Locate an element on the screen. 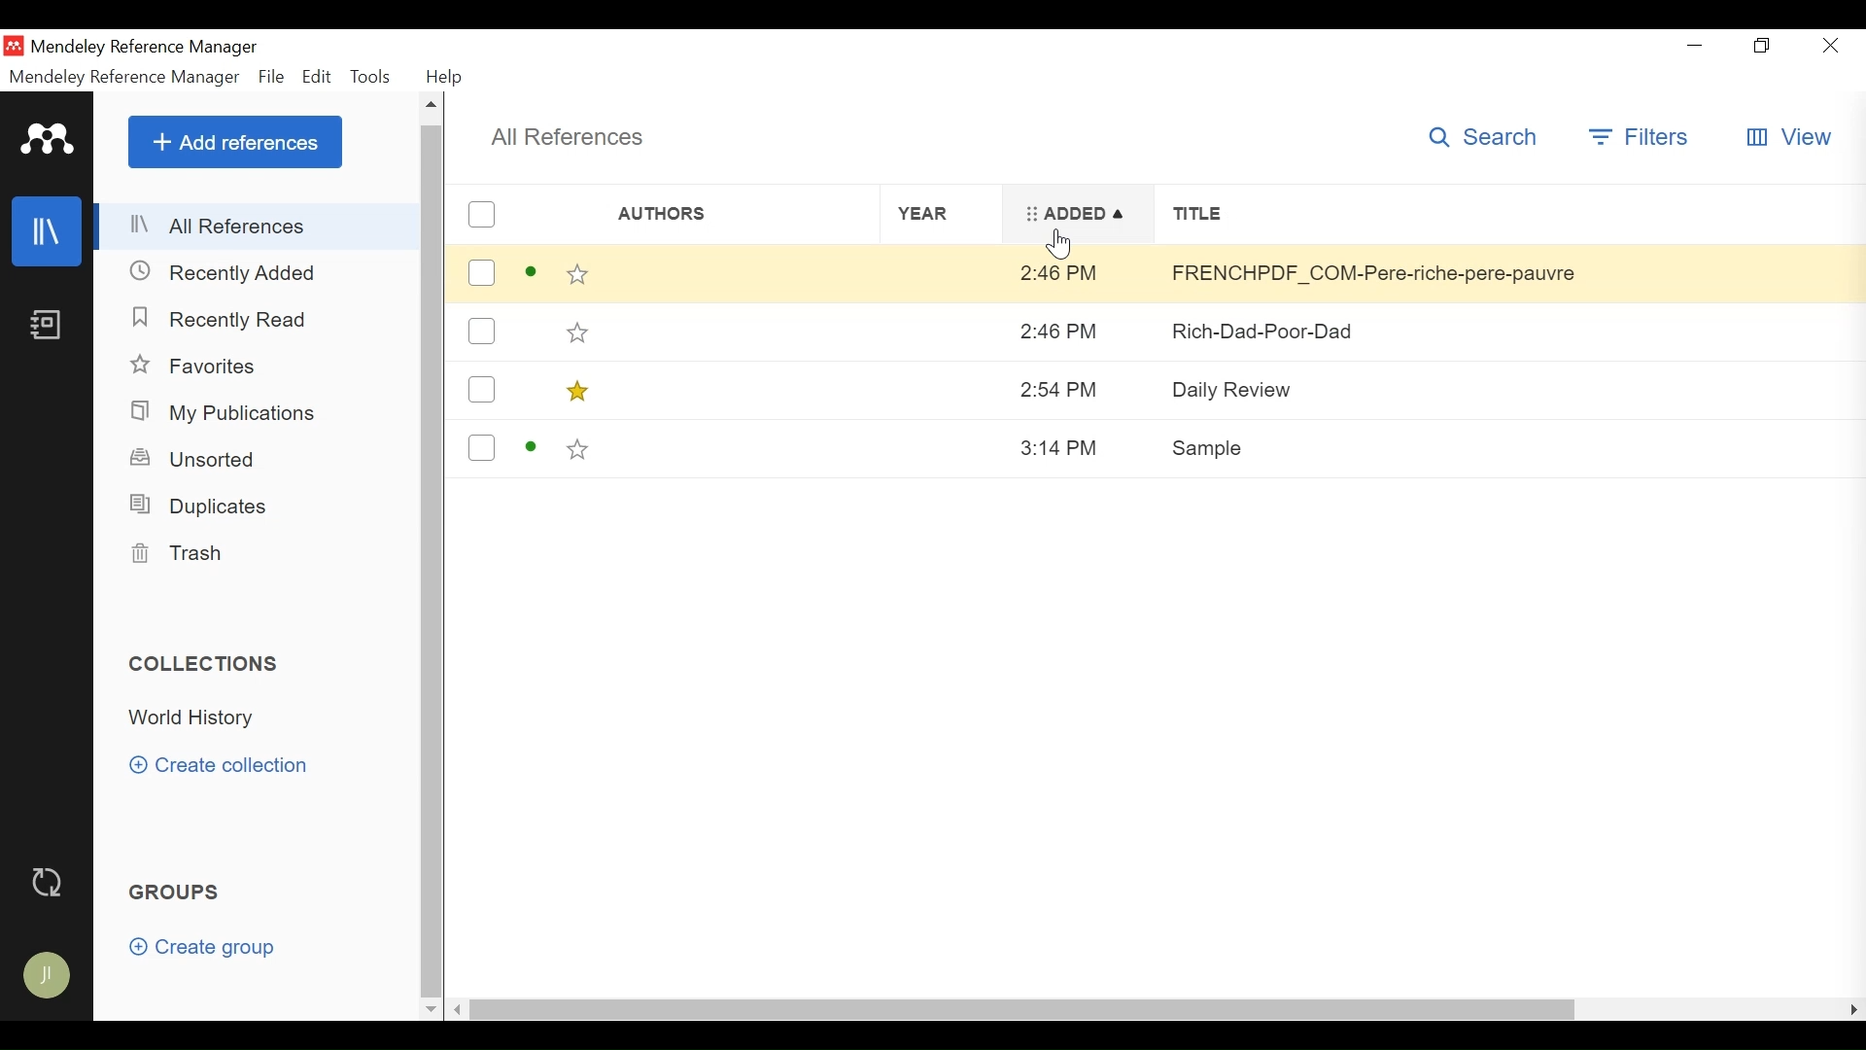  FRENCHPDF COM-Pere-riche-pere-pauvre is located at coordinates (1509, 332).